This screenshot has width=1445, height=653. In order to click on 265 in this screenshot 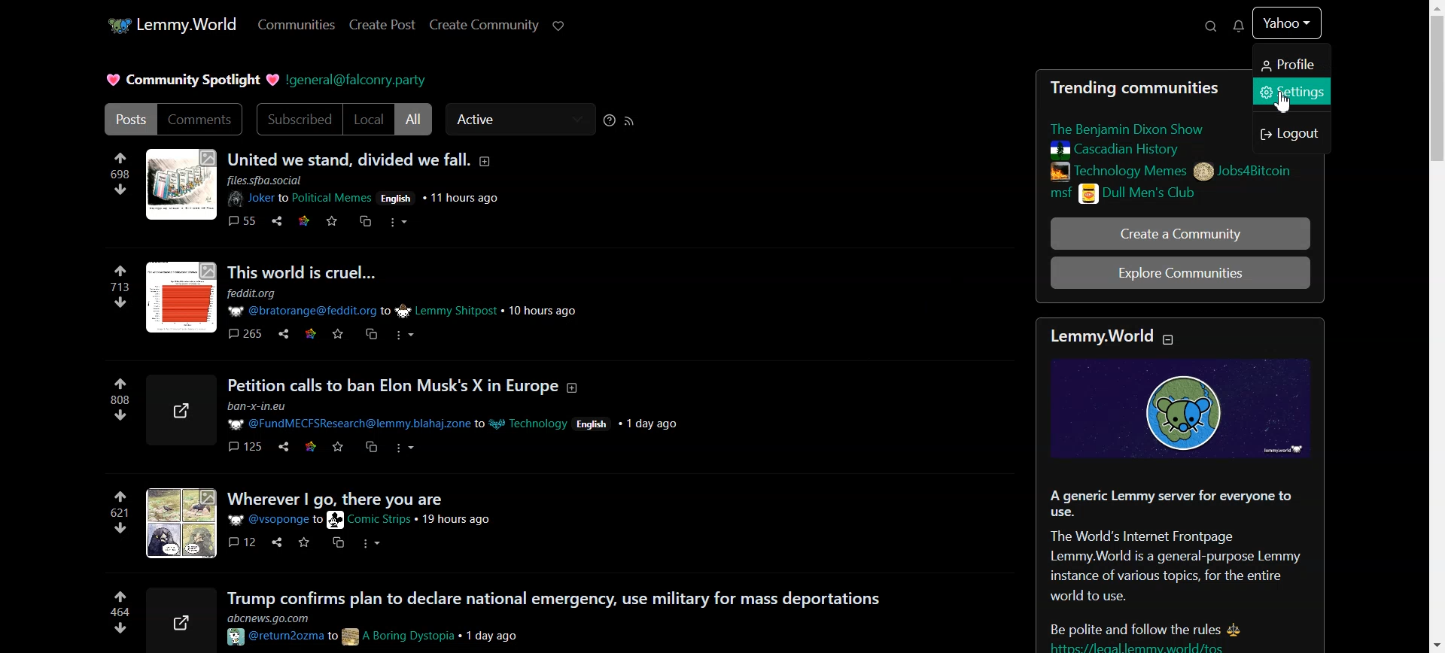, I will do `click(242, 336)`.